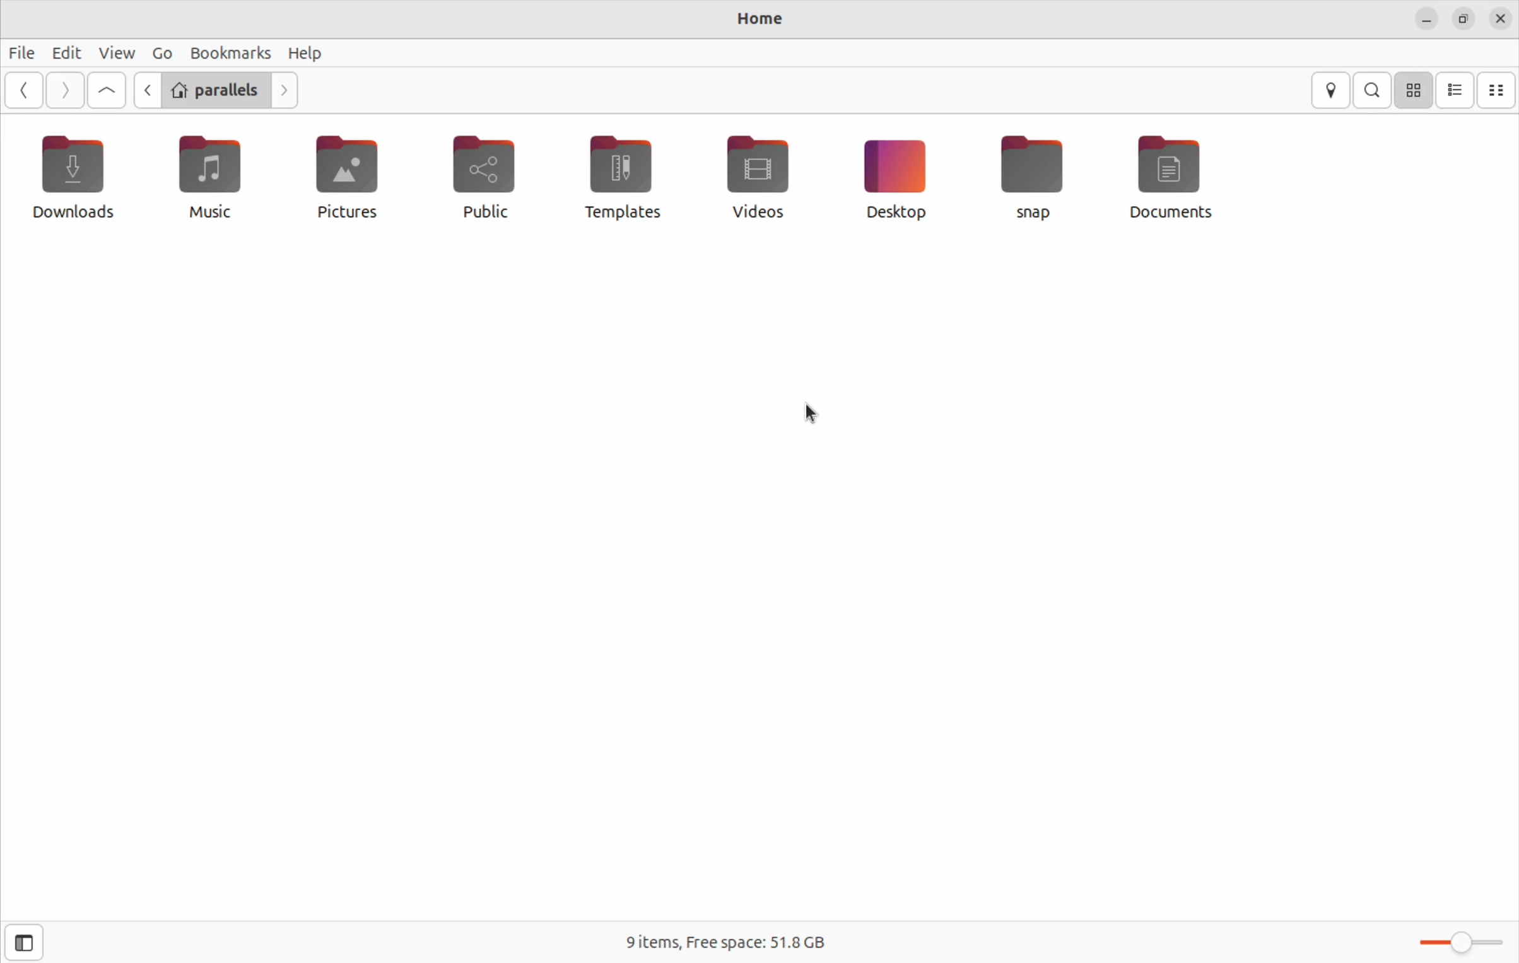  Describe the element at coordinates (24, 945) in the screenshot. I see `close side bar` at that location.